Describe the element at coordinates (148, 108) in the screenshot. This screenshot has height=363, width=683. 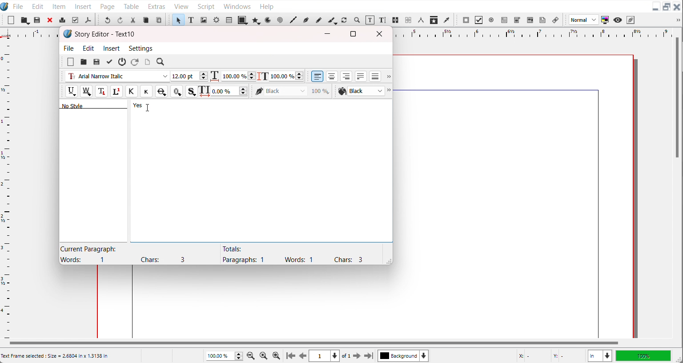
I see `Text Cursor` at that location.